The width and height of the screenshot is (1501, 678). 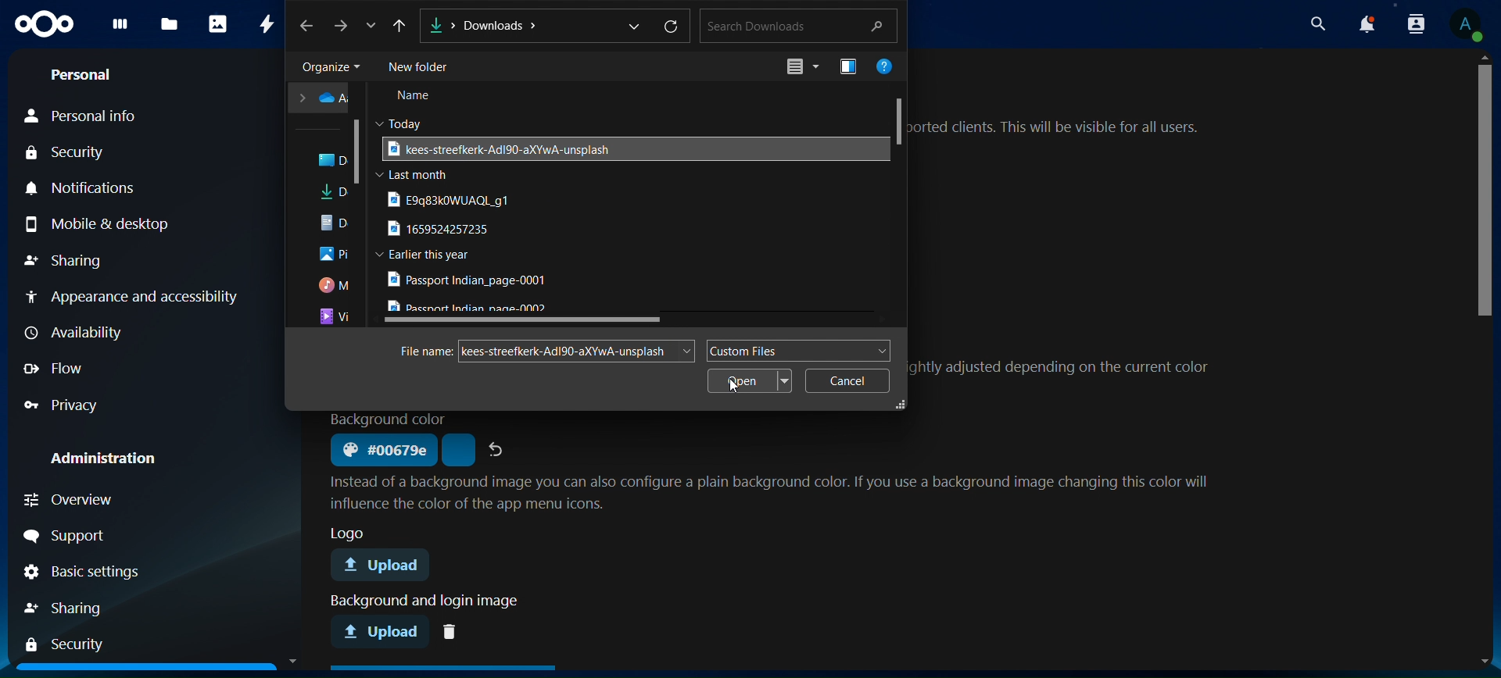 What do you see at coordinates (475, 306) in the screenshot?
I see `file` at bounding box center [475, 306].